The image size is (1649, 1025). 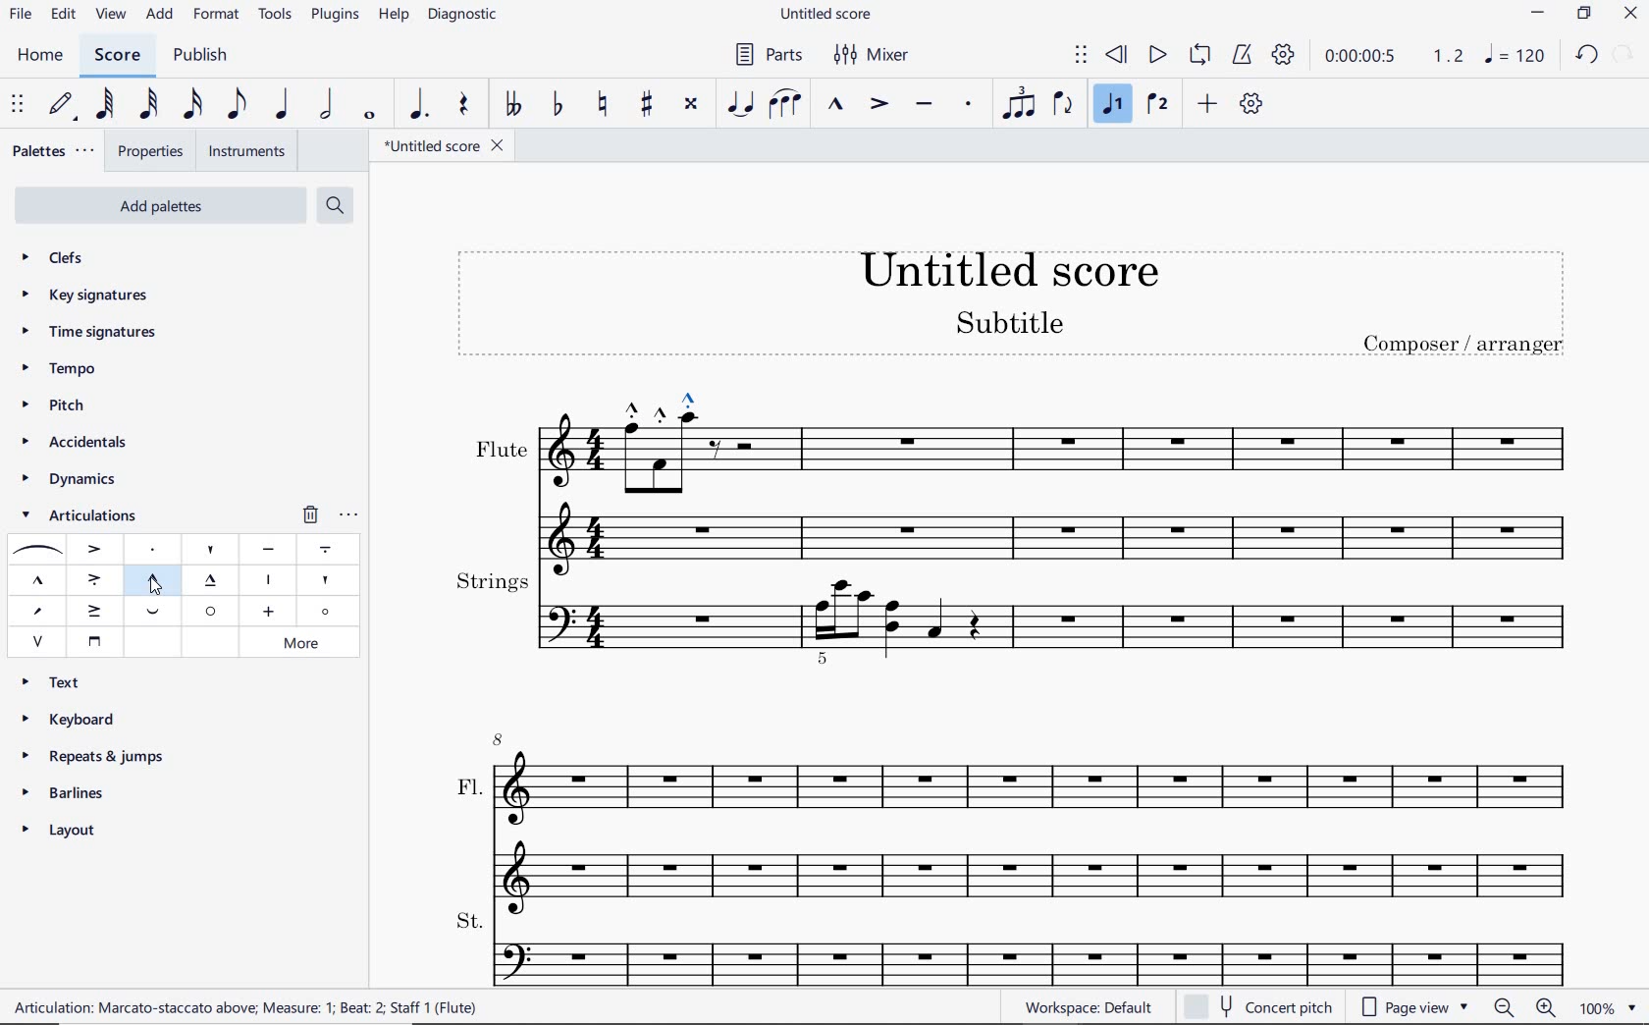 I want to click on palettes, so click(x=55, y=149).